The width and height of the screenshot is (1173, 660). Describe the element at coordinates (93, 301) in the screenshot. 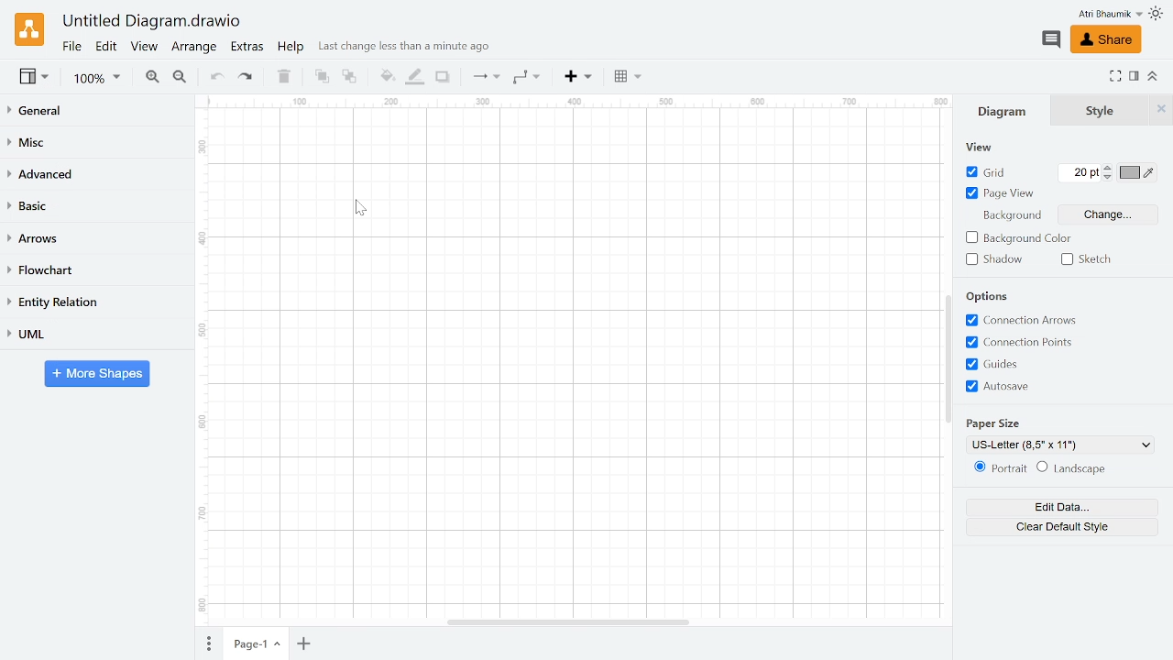

I see `Entity relation` at that location.